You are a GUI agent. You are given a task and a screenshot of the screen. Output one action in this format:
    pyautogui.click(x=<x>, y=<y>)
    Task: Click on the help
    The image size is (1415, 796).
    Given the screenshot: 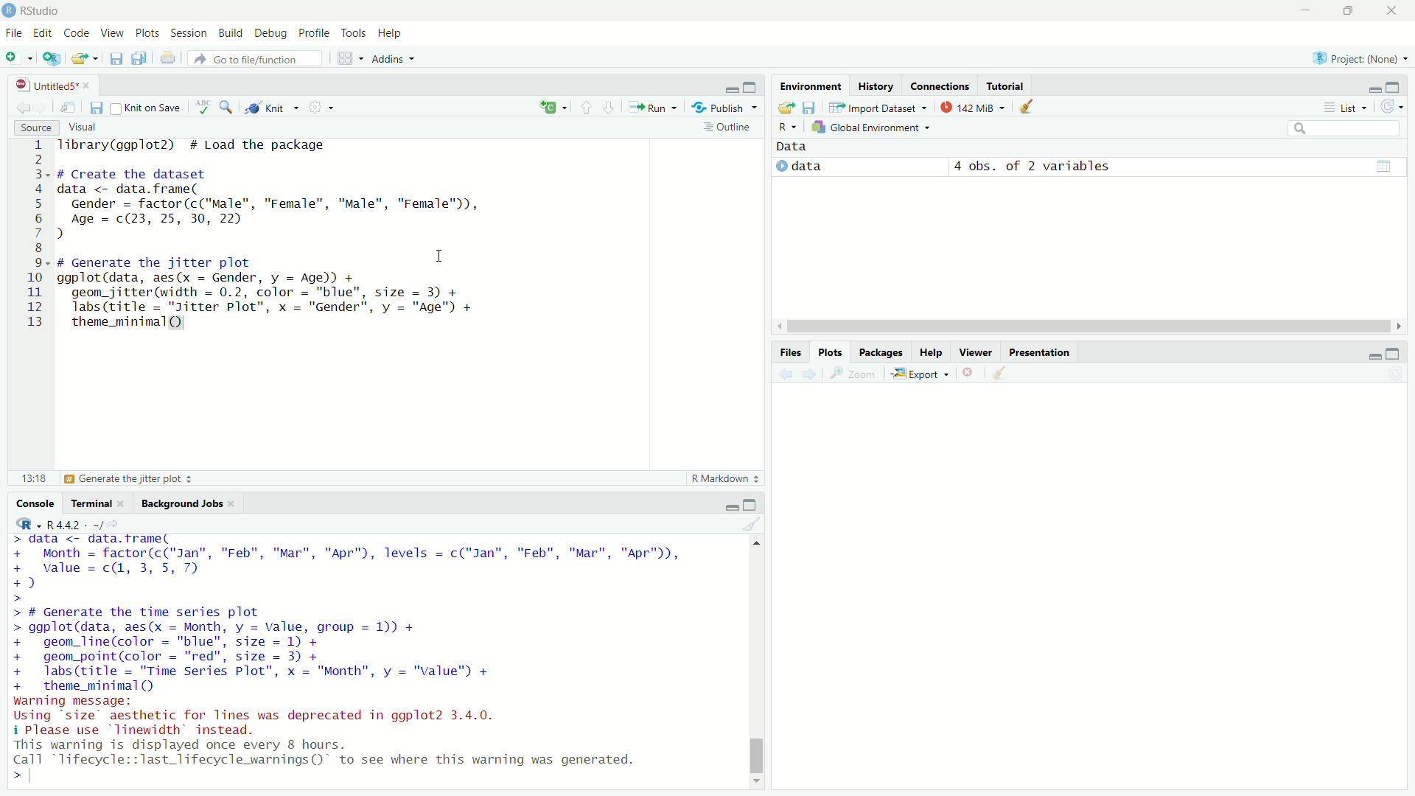 What is the action you would take?
    pyautogui.click(x=932, y=354)
    